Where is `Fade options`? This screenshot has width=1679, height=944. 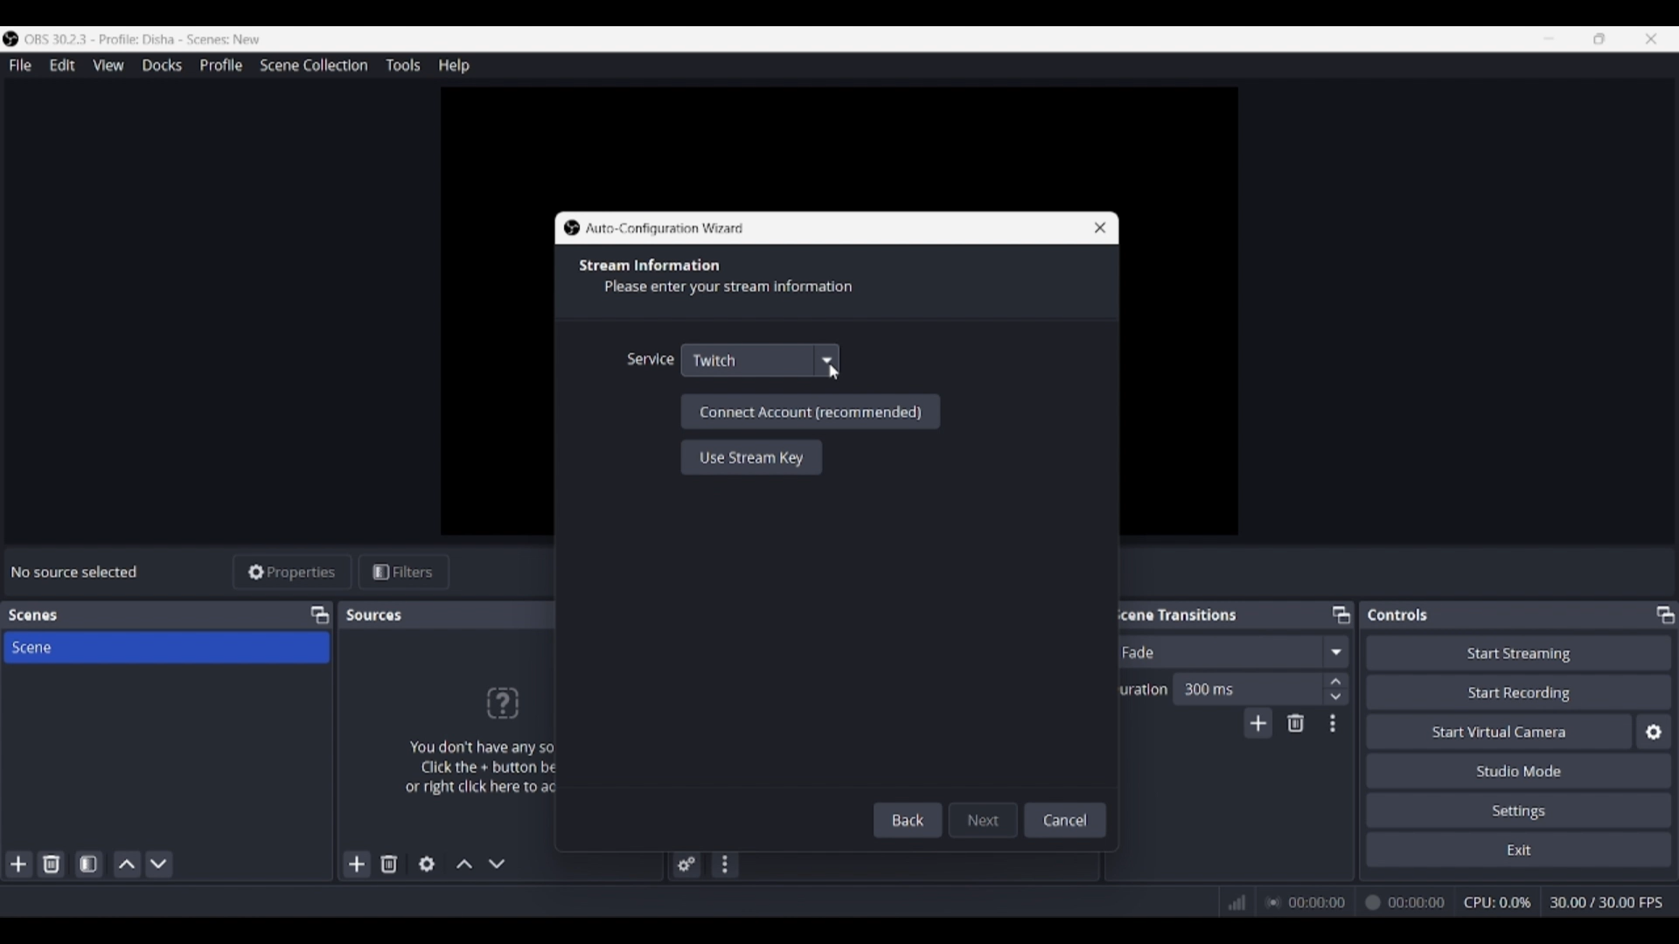
Fade options is located at coordinates (1335, 651).